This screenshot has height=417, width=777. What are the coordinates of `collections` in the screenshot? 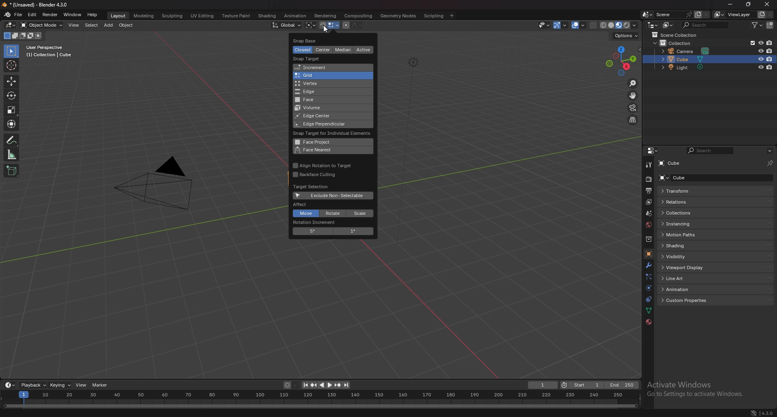 It's located at (686, 213).